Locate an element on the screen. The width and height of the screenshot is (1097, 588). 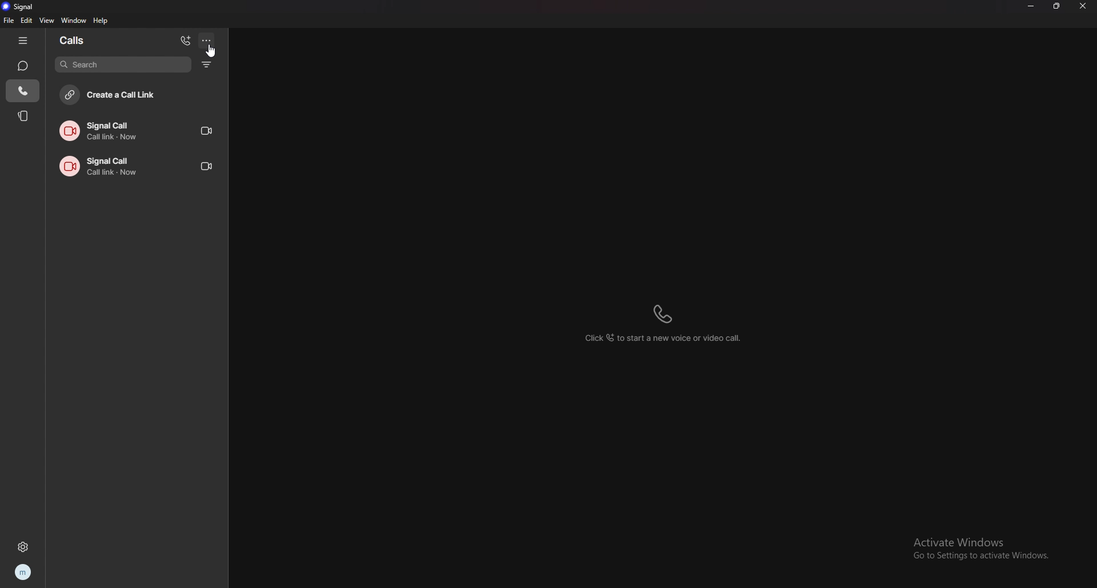
minimize is located at coordinates (1031, 6).